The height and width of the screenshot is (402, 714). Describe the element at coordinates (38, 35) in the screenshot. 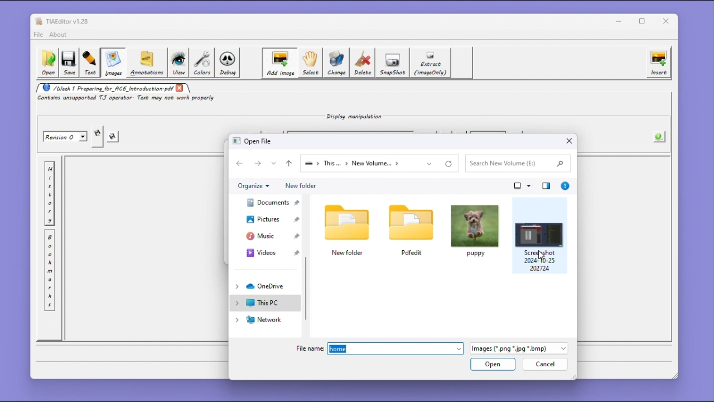

I see `file` at that location.